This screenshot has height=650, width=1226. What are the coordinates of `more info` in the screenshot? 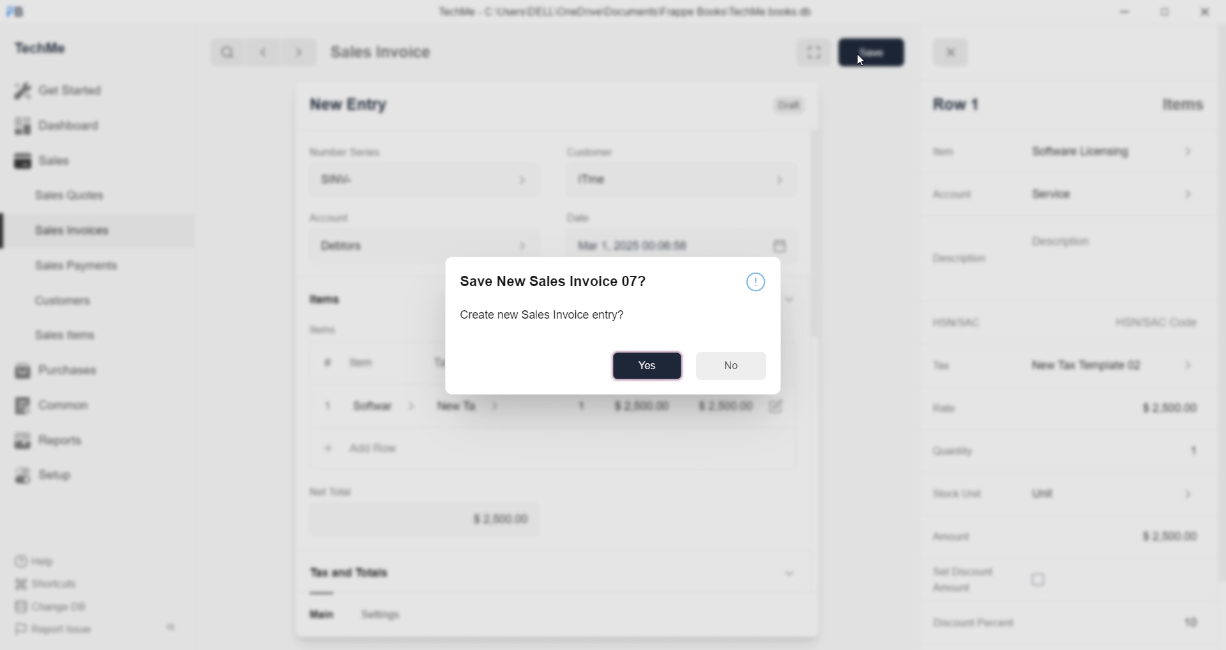 It's located at (758, 282).